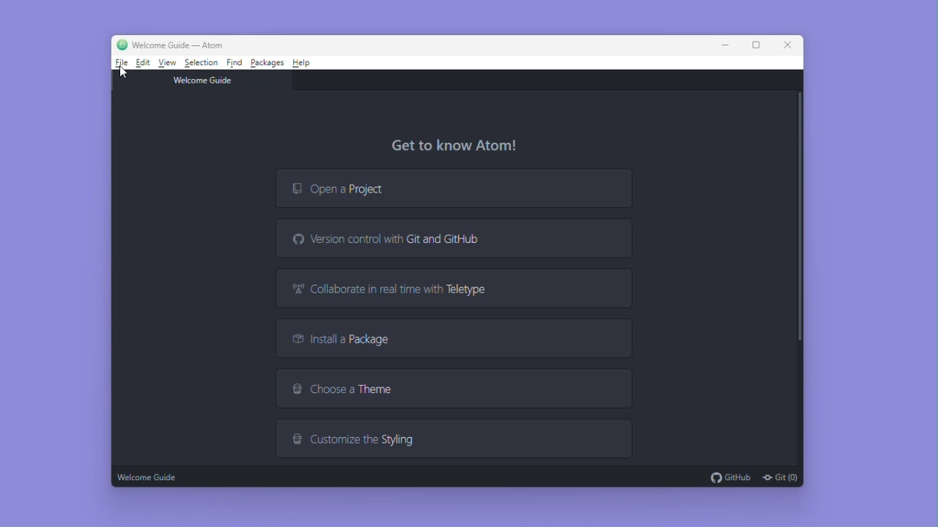 Image resolution: width=938 pixels, height=527 pixels. I want to click on Welcome guide, so click(149, 476).